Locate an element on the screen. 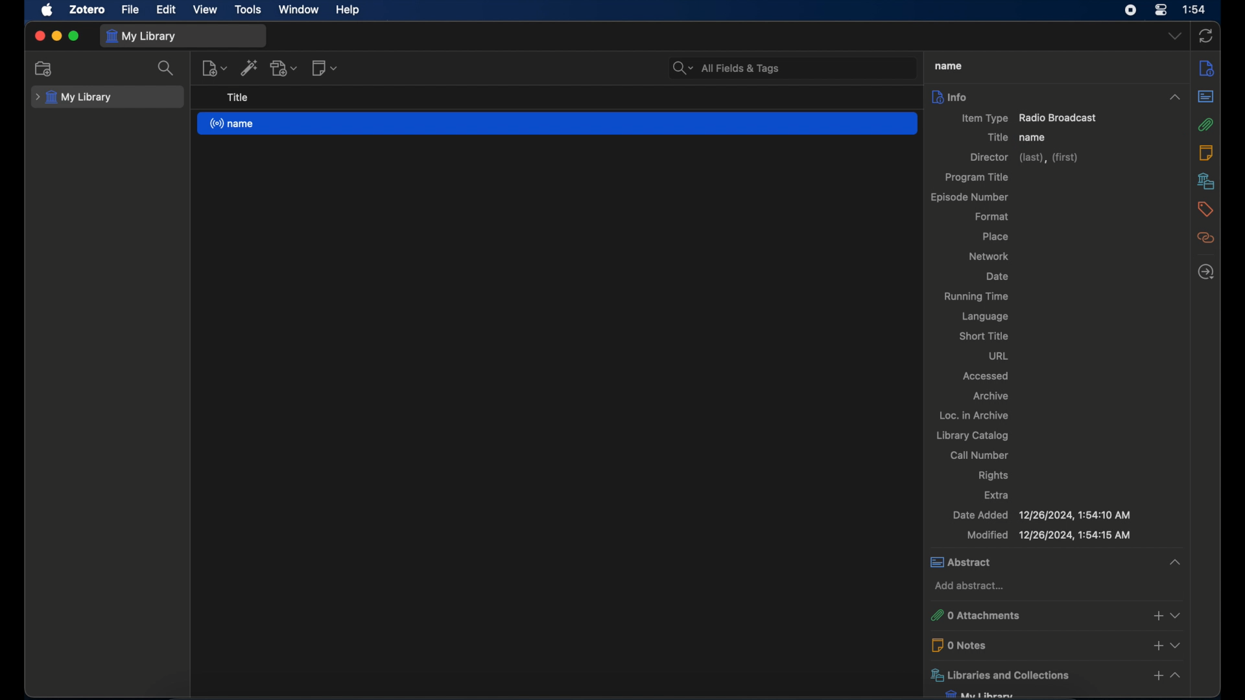 This screenshot has height=700, width=1245. info is located at coordinates (1054, 97).